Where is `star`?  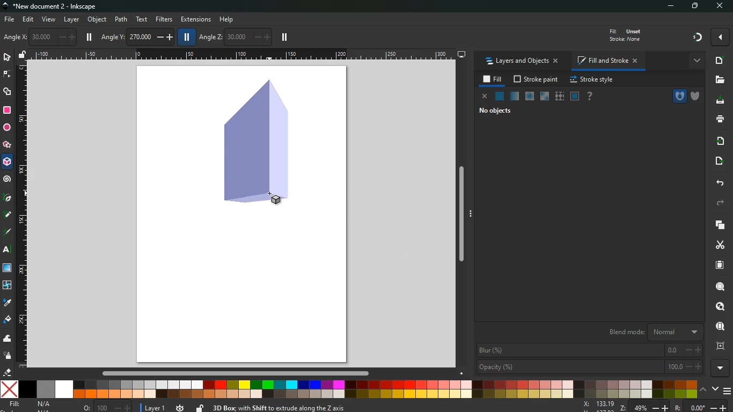 star is located at coordinates (6, 146).